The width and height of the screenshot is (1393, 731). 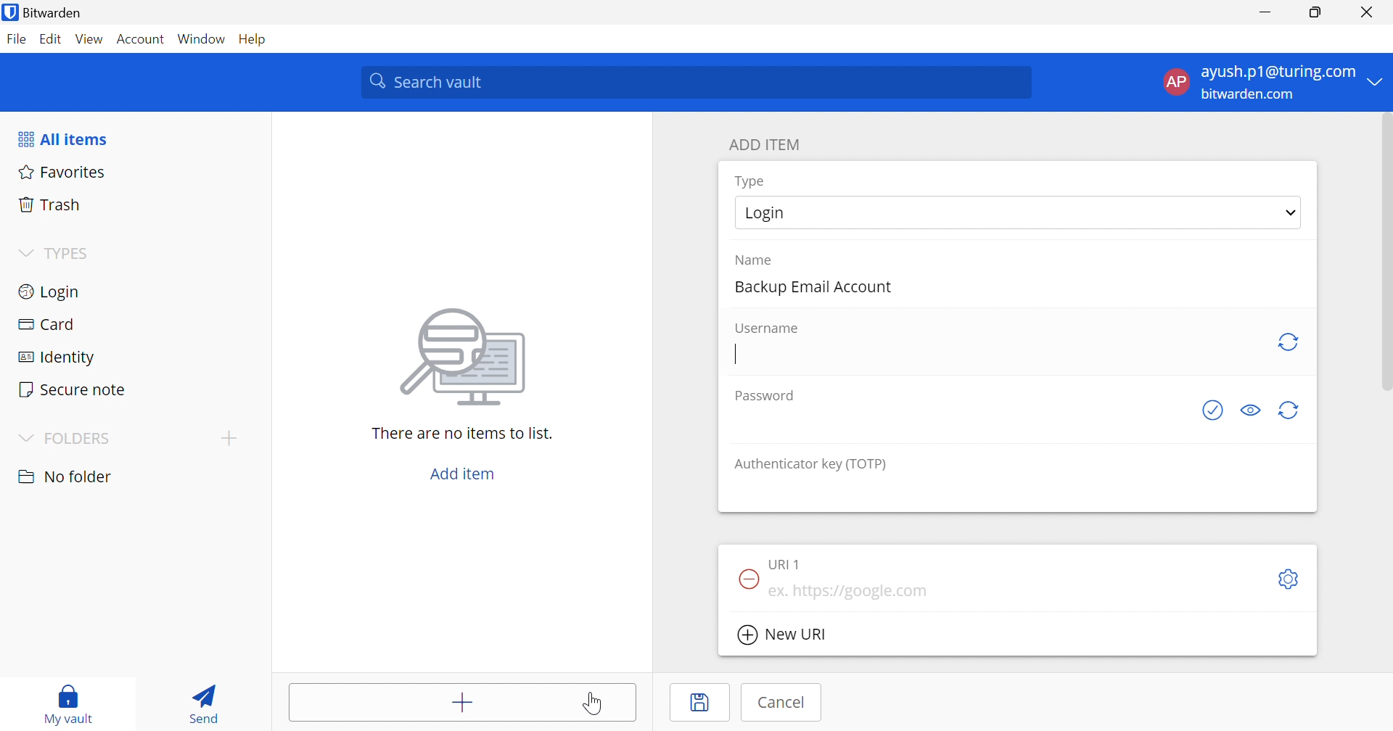 What do you see at coordinates (142, 37) in the screenshot?
I see `Account` at bounding box center [142, 37].